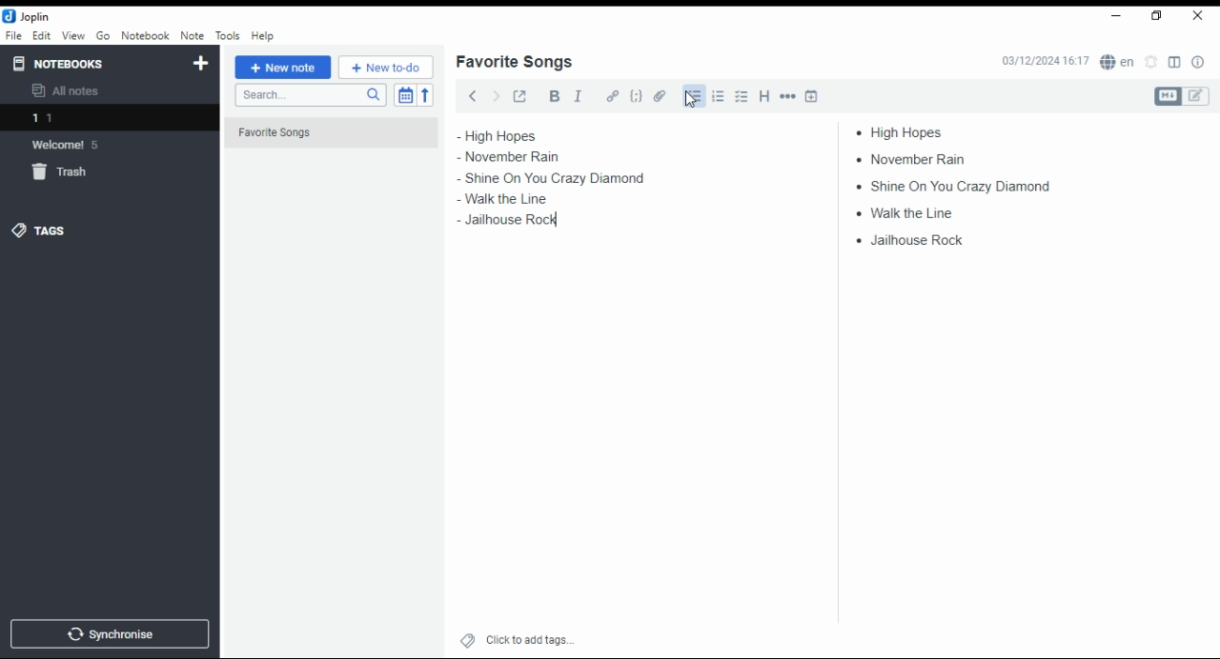 This screenshot has height=659, width=1220. Describe the element at coordinates (812, 95) in the screenshot. I see `insert time` at that location.